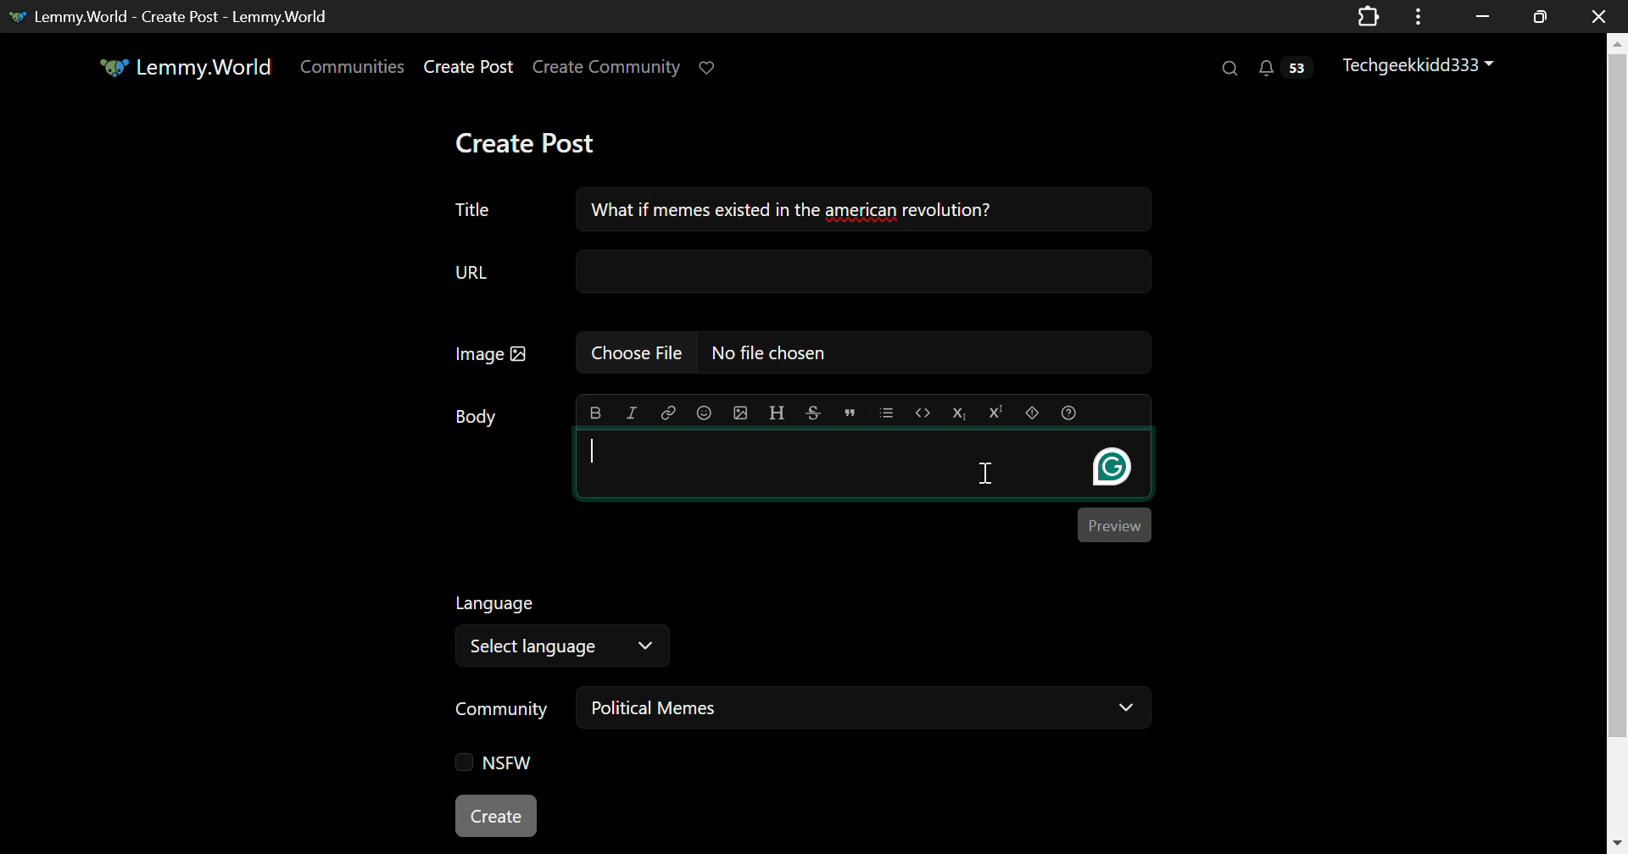  I want to click on Notifications, so click(1289, 70).